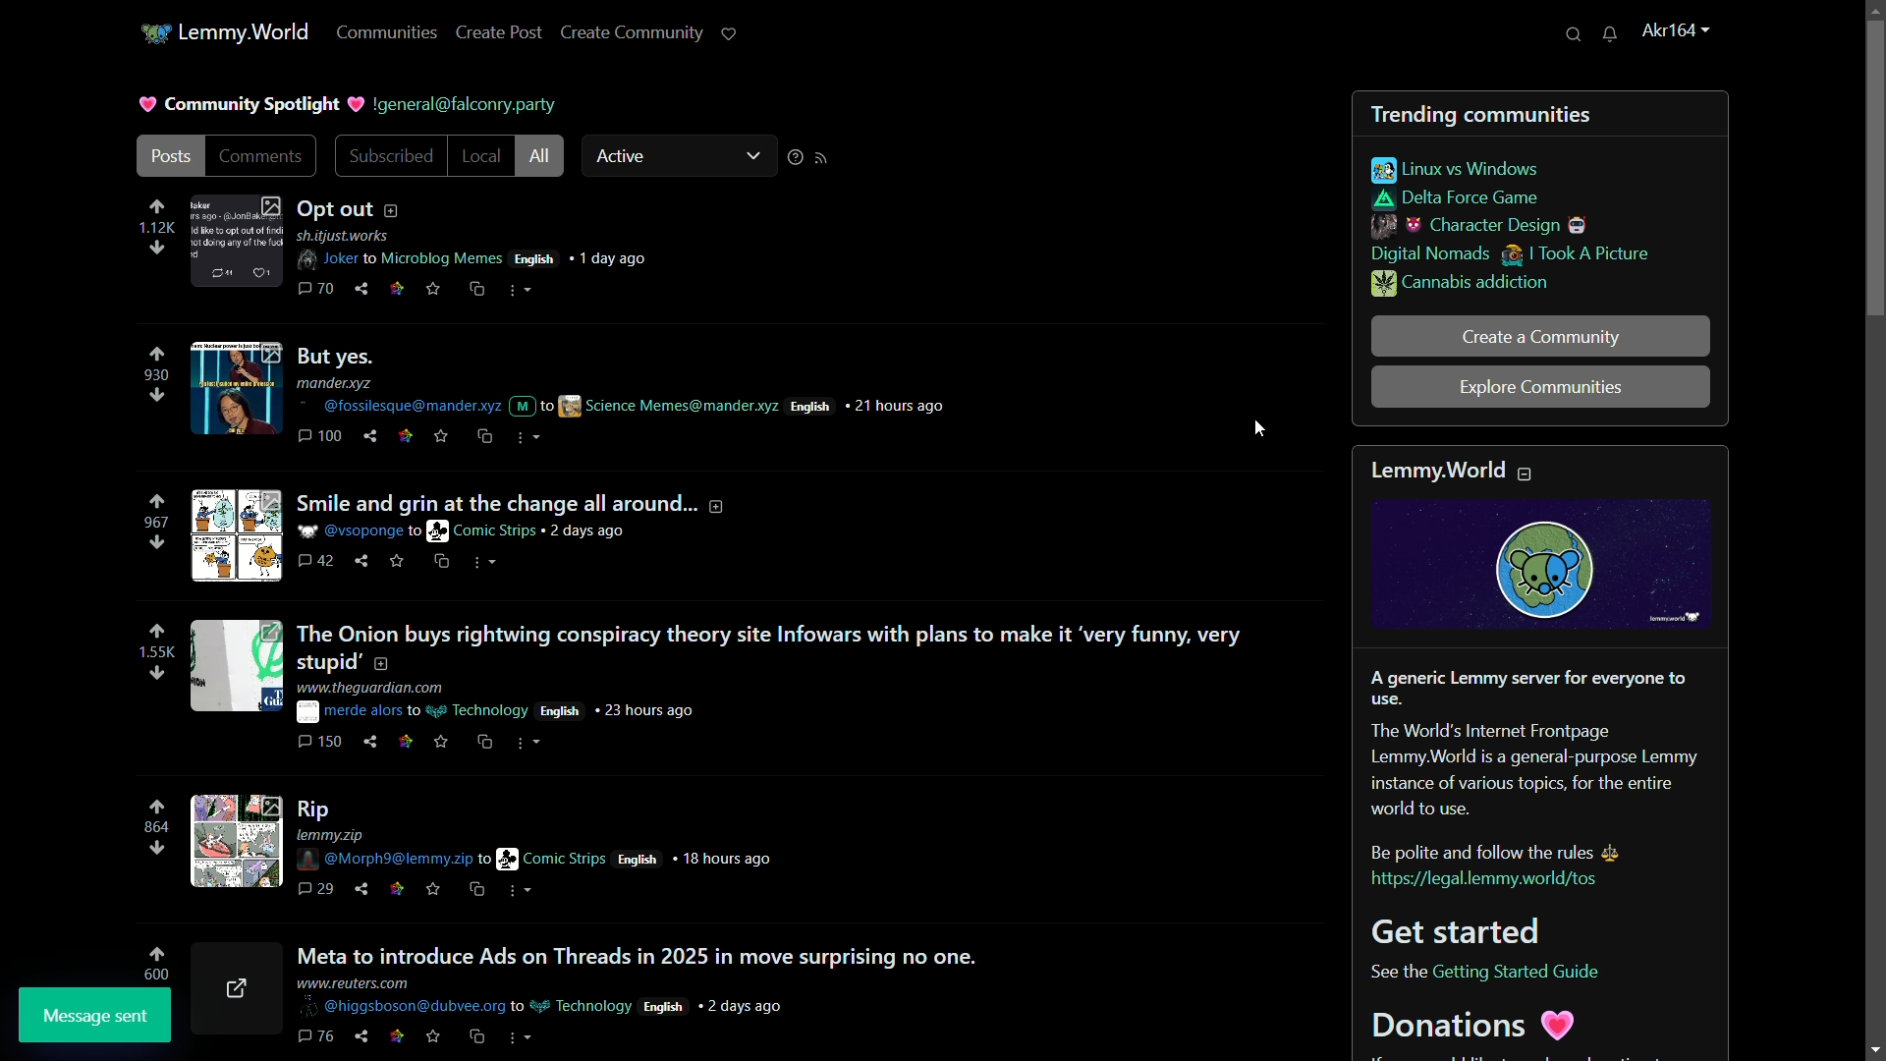  I want to click on downvote, so click(156, 848).